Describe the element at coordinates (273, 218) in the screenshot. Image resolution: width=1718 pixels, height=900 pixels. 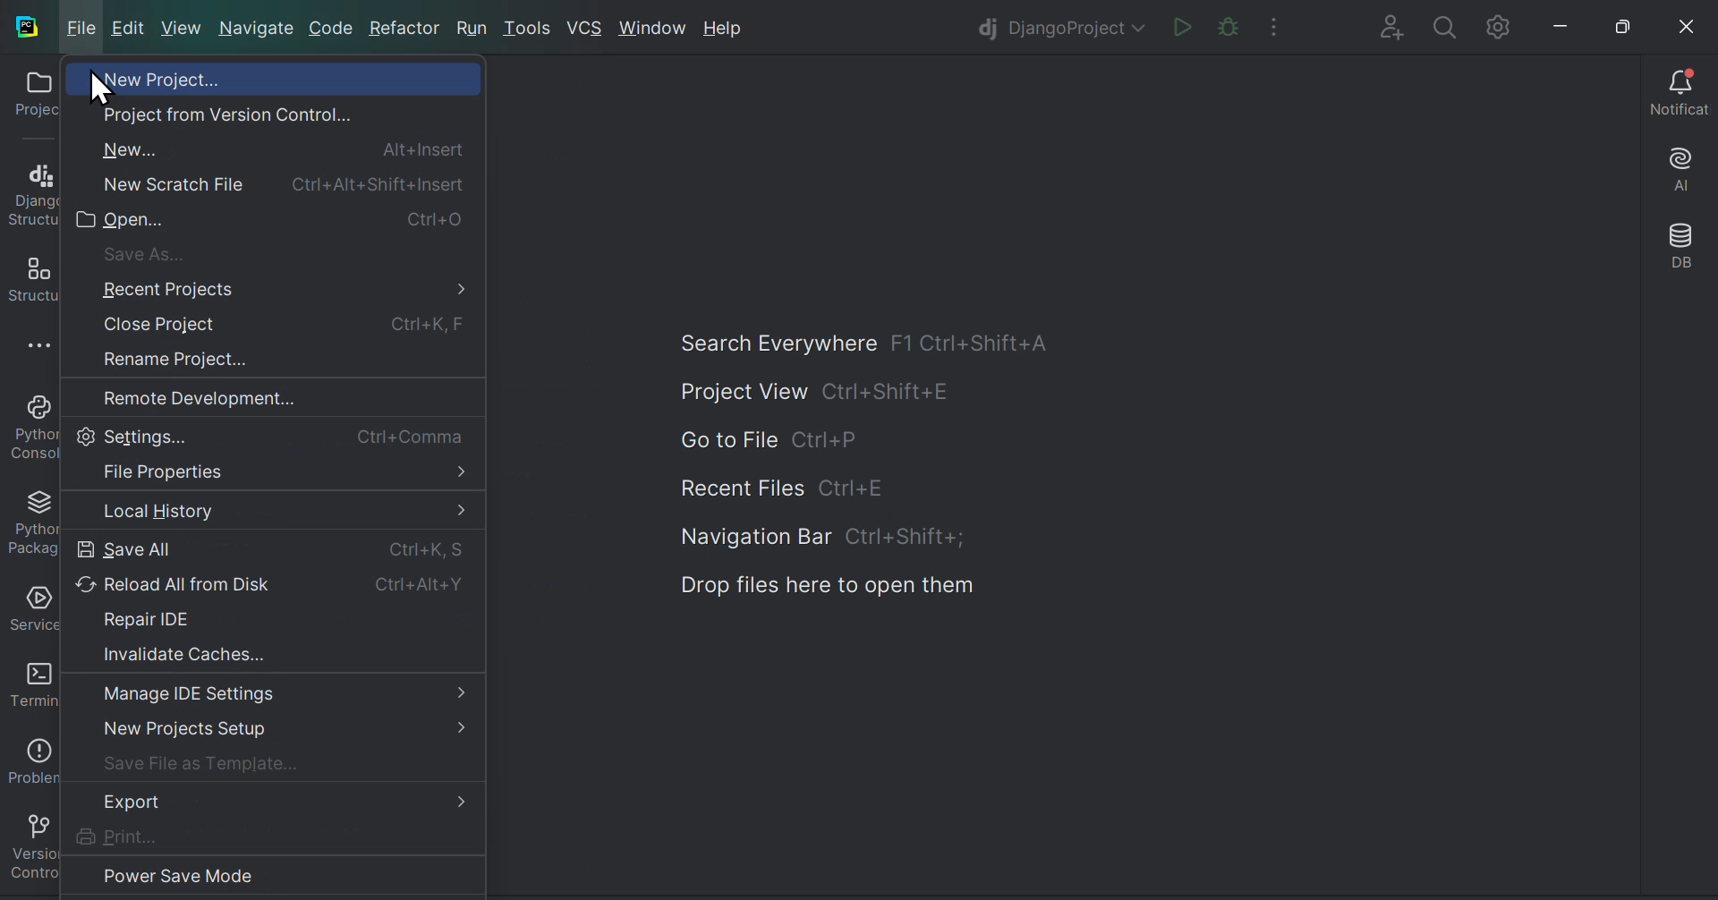
I see `open file` at that location.